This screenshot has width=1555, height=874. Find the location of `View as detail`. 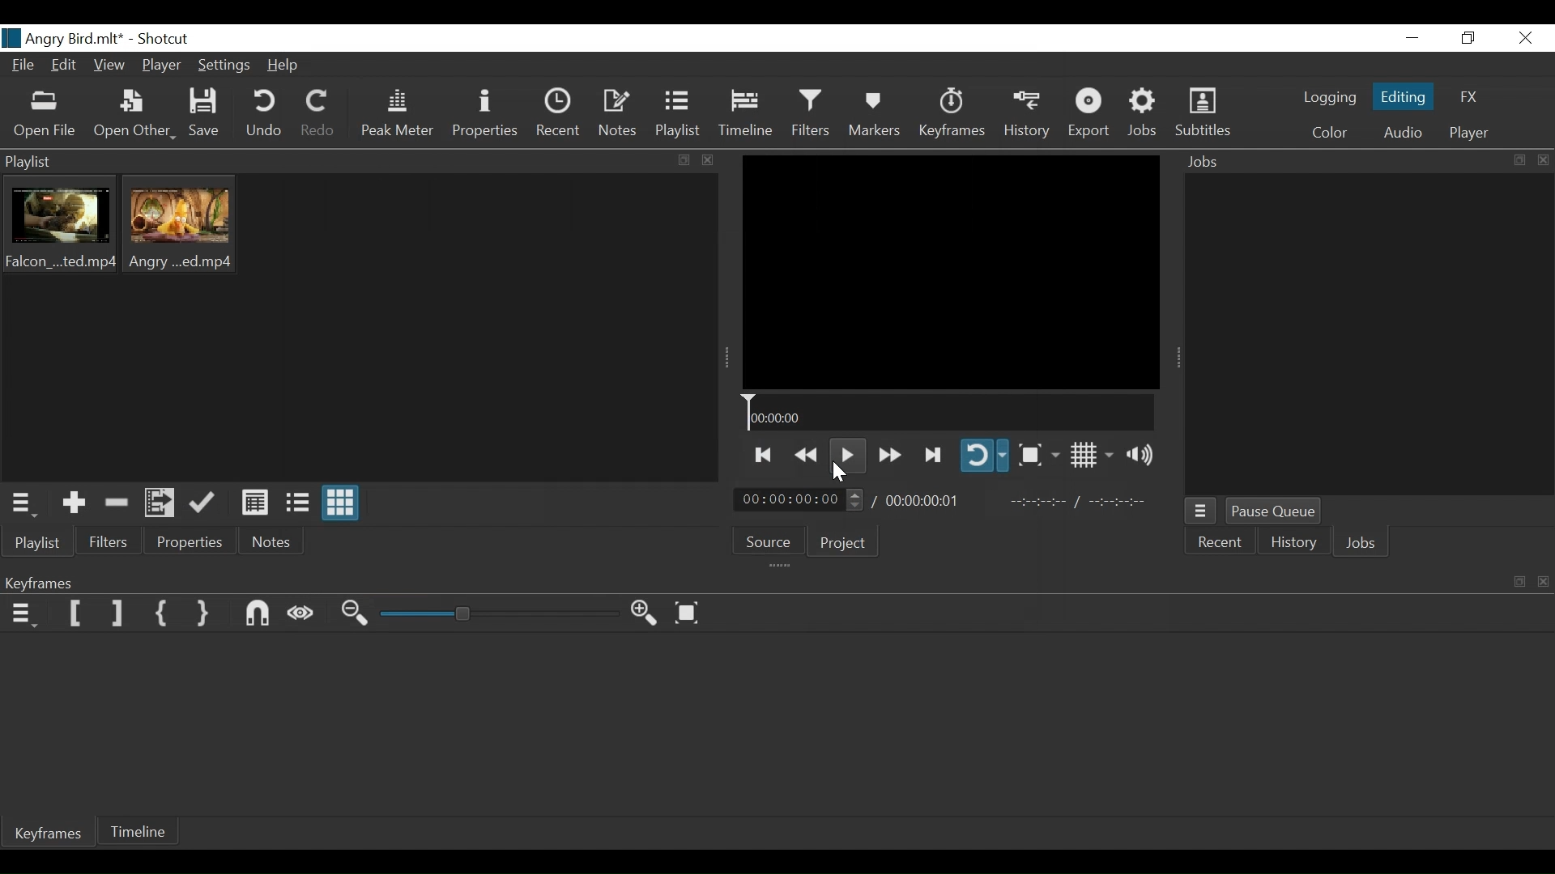

View as detail is located at coordinates (256, 503).